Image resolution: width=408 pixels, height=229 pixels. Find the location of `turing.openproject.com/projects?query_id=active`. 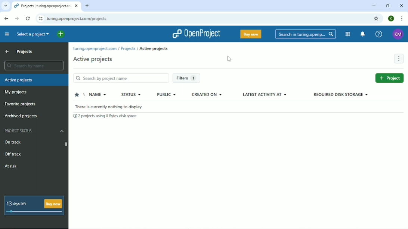

turing.openproject.com/projects?query_id=active is located at coordinates (98, 19).